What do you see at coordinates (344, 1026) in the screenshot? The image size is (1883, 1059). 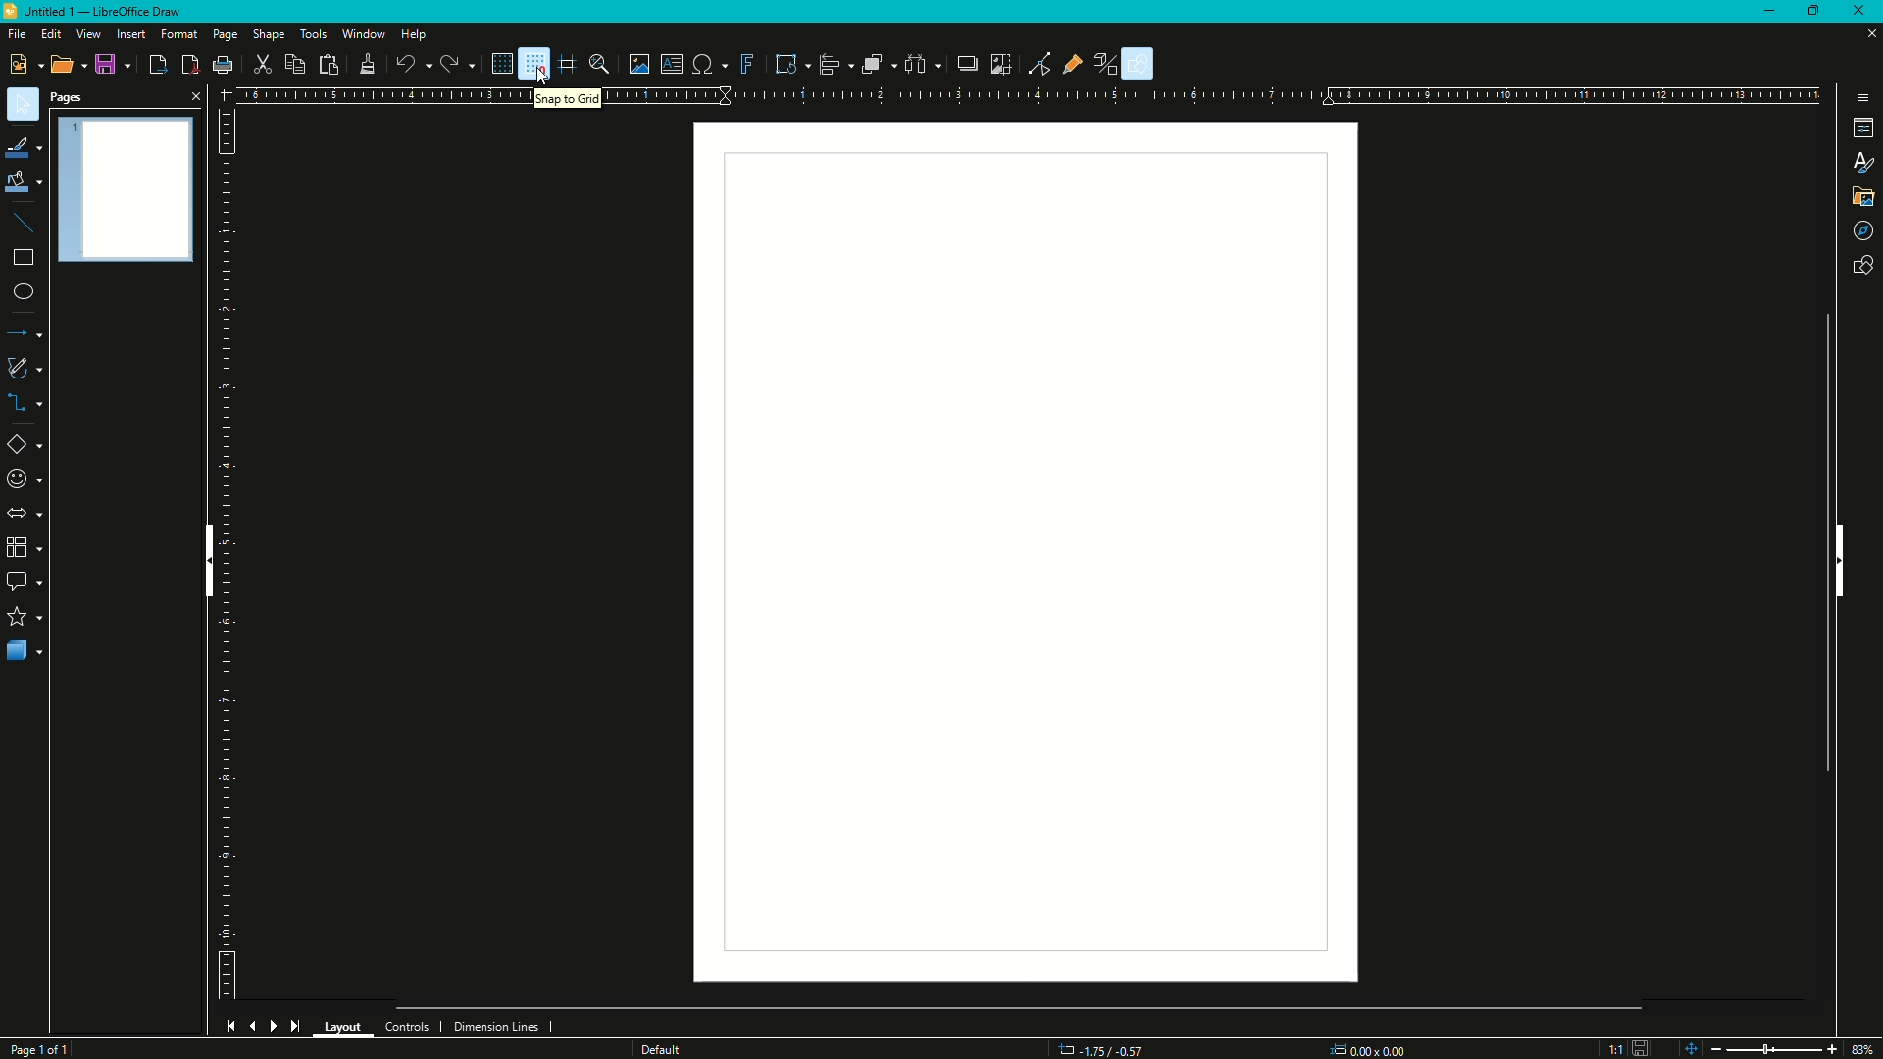 I see `Layout` at bounding box center [344, 1026].